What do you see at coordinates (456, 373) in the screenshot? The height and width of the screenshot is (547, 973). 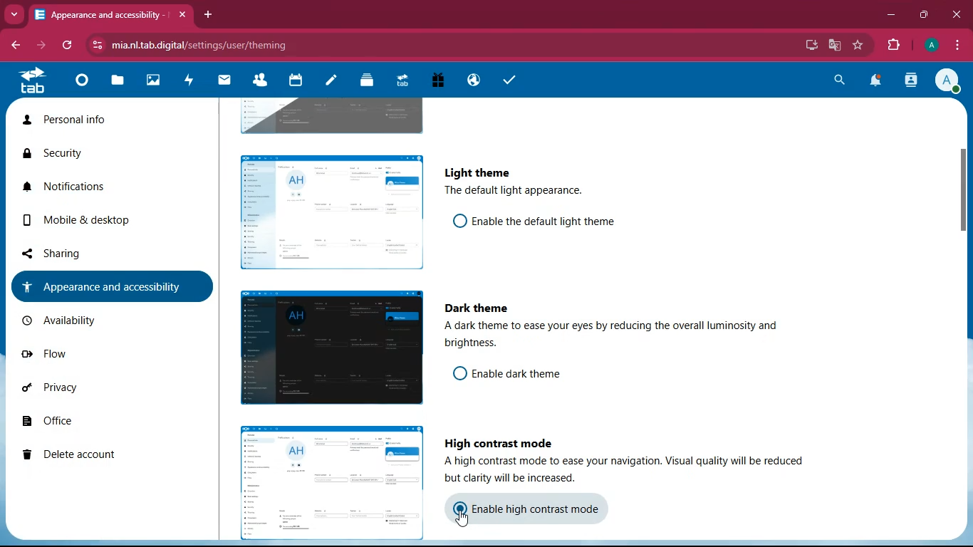 I see `on/off button` at bounding box center [456, 373].